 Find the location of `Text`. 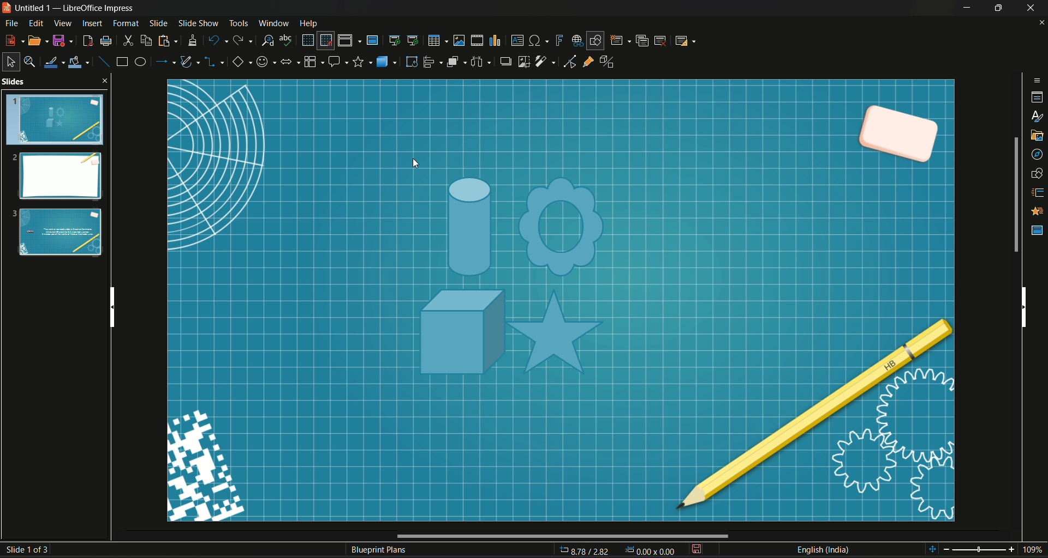

Text is located at coordinates (379, 551).